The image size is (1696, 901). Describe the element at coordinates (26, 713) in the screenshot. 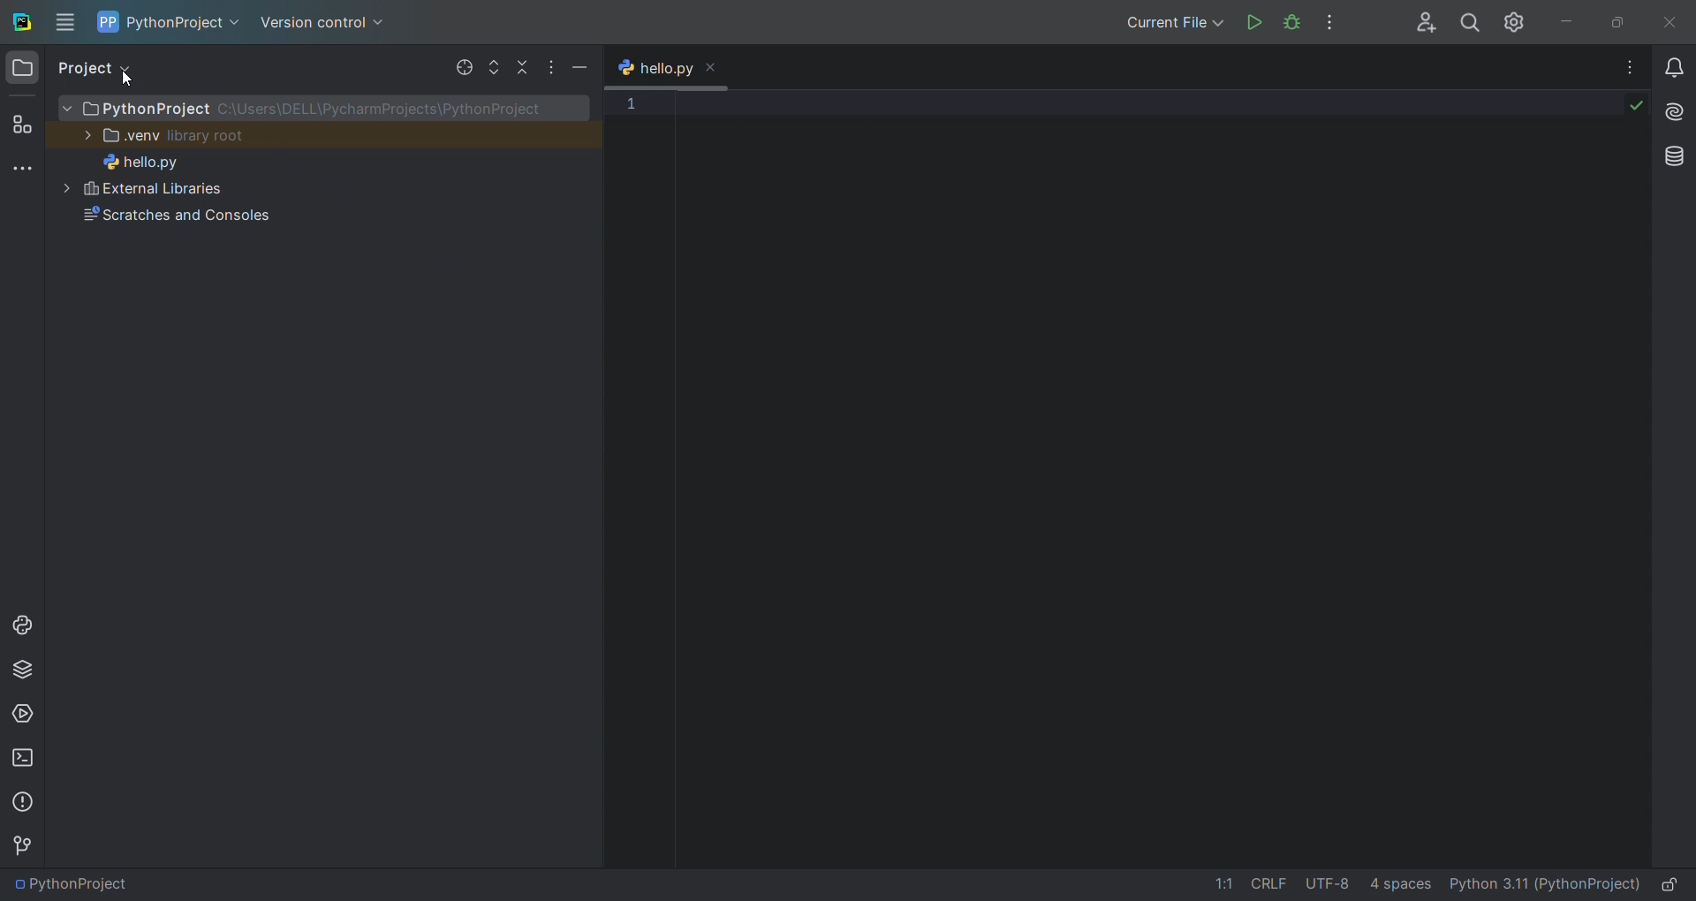

I see `services` at that location.